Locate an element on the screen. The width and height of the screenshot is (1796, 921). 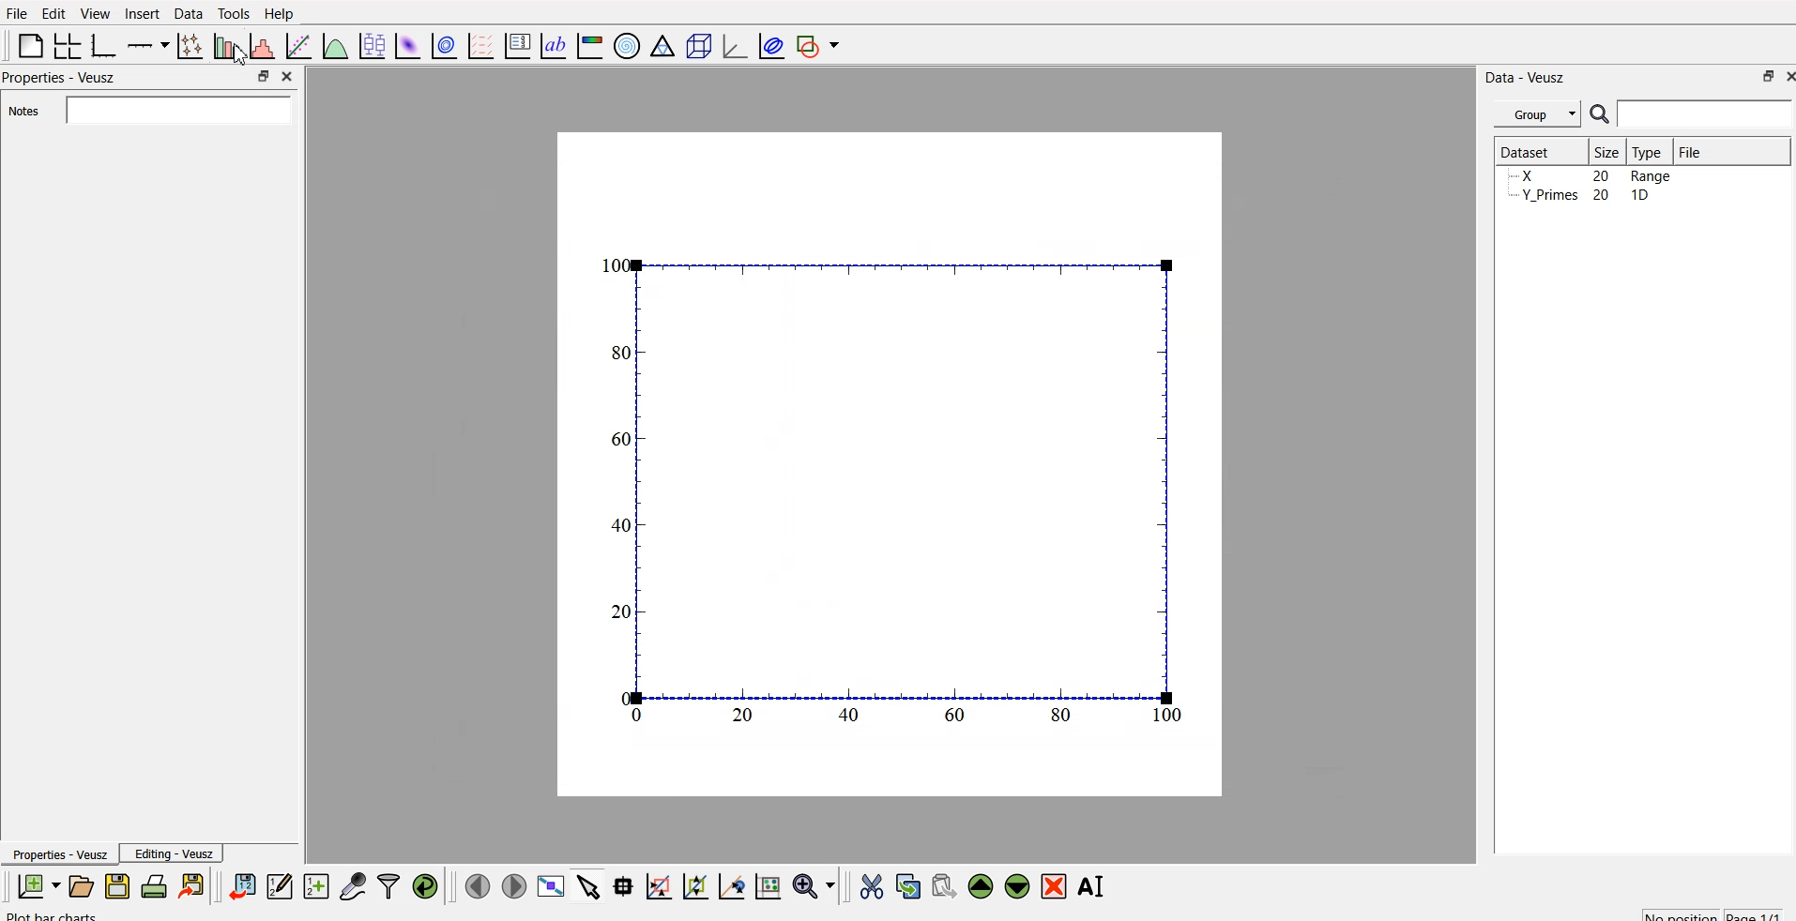
copy the widget is located at coordinates (906, 885).